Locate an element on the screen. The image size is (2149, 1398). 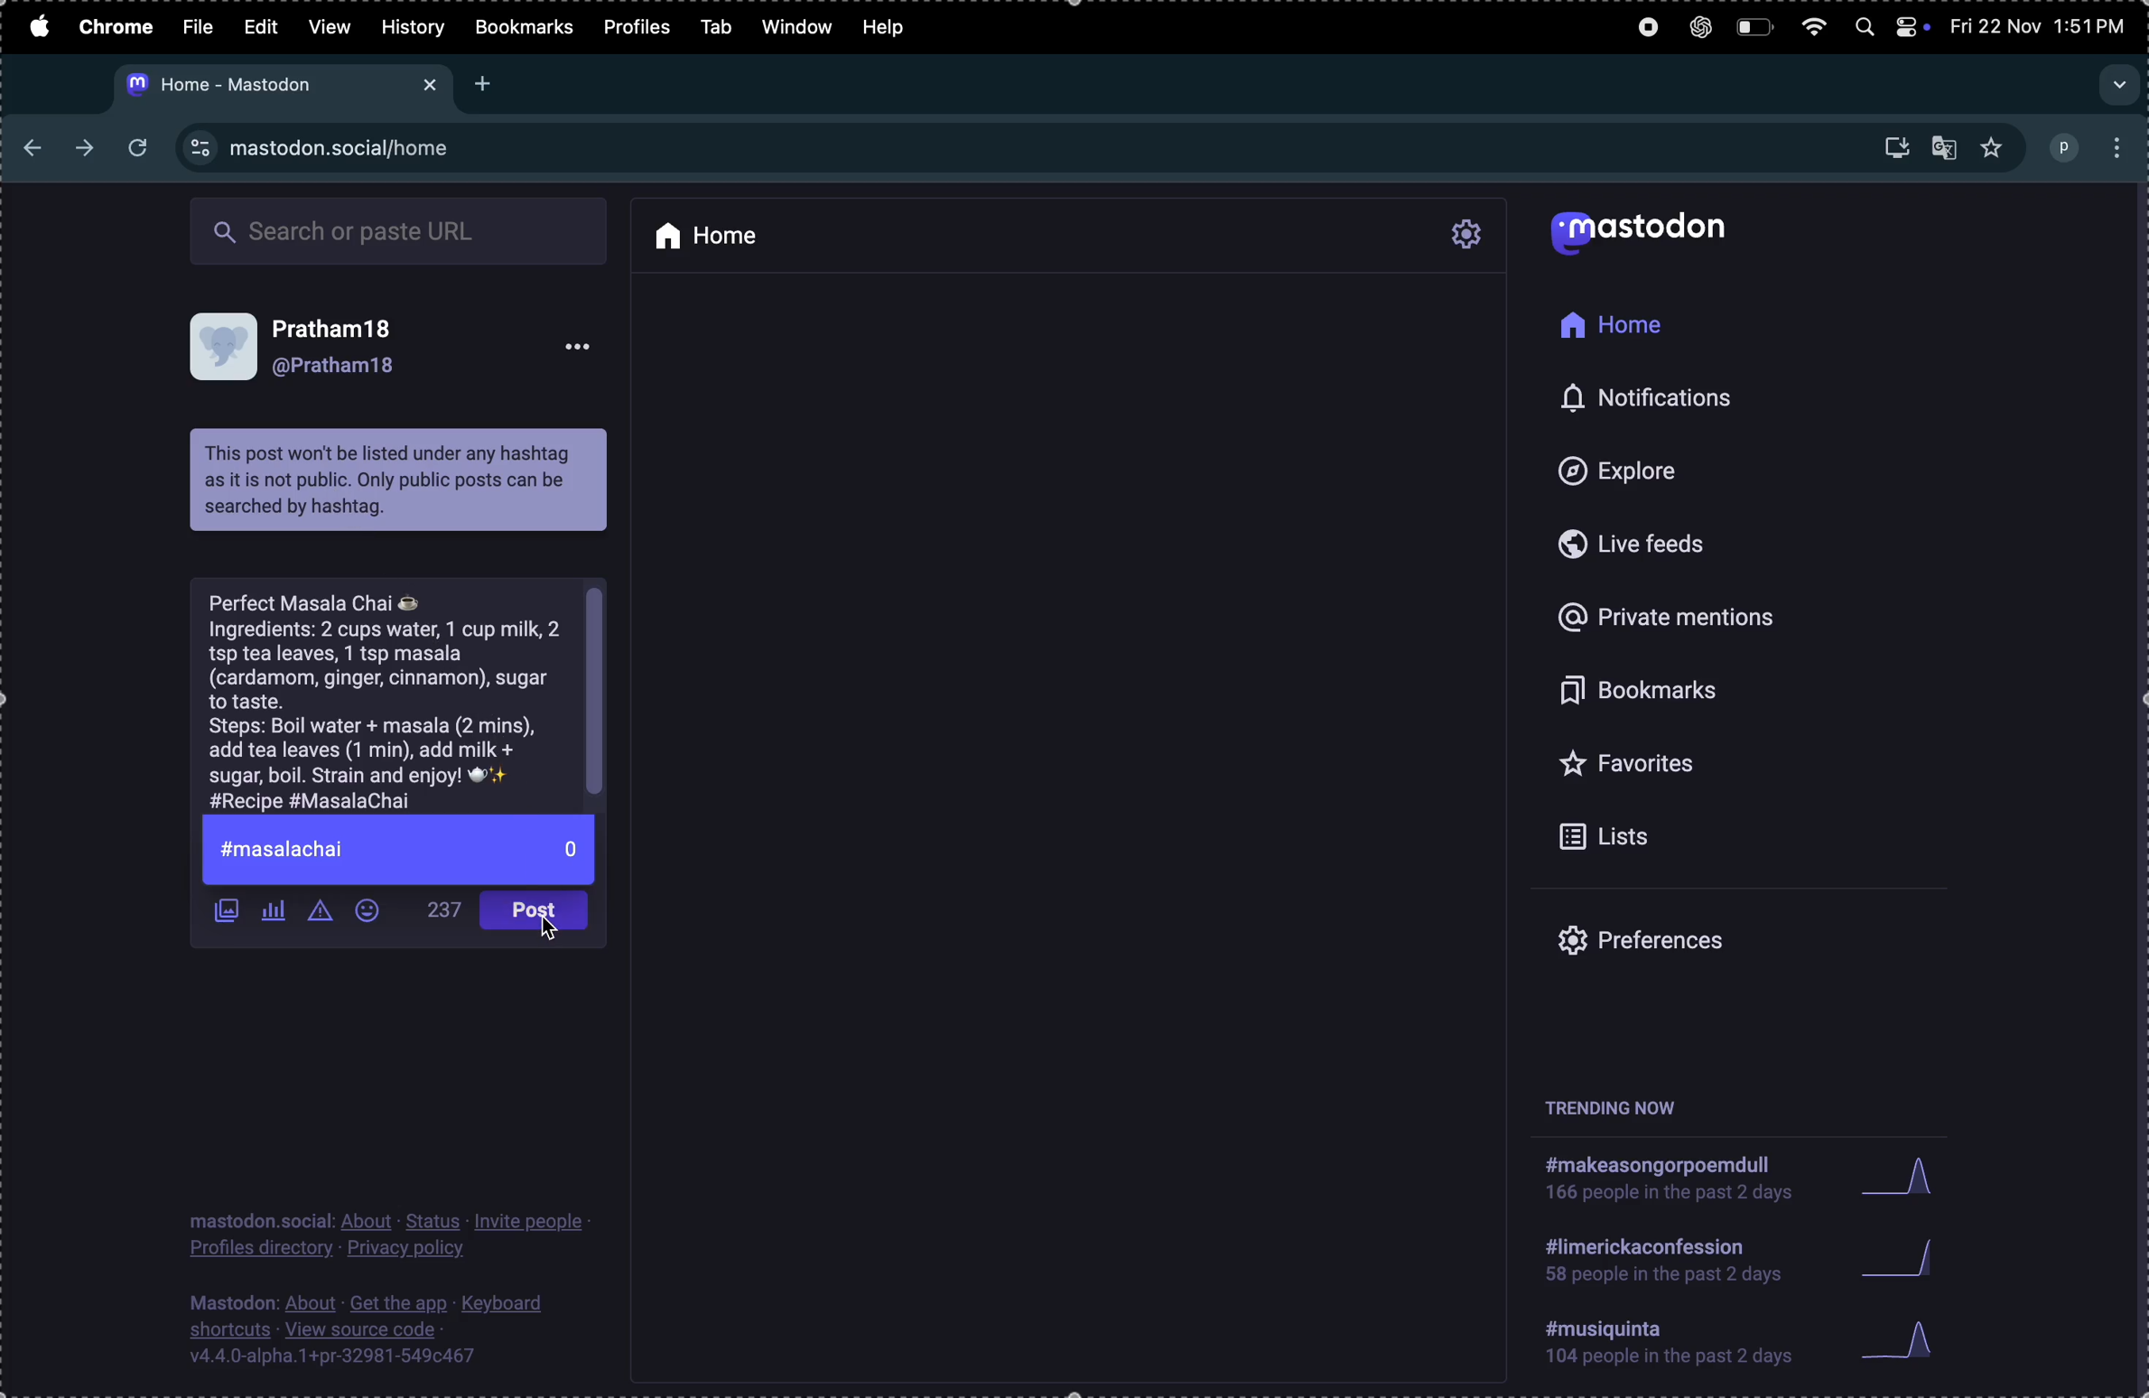
options is located at coordinates (2112, 144).